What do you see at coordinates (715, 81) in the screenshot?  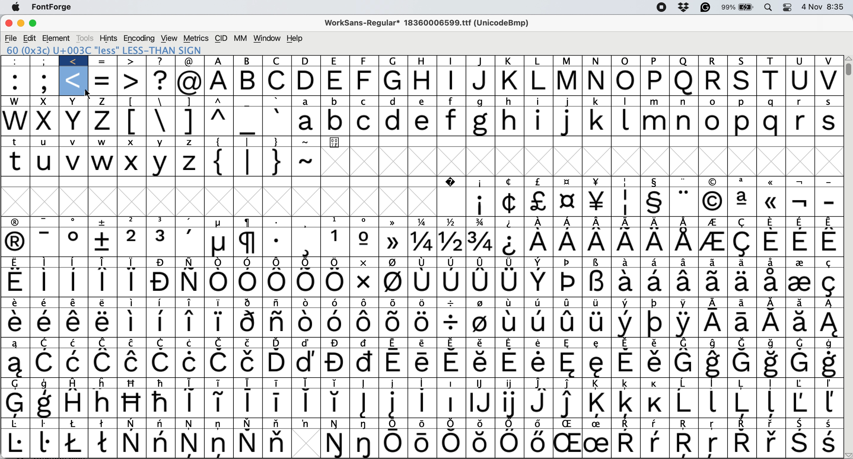 I see `r` at bounding box center [715, 81].